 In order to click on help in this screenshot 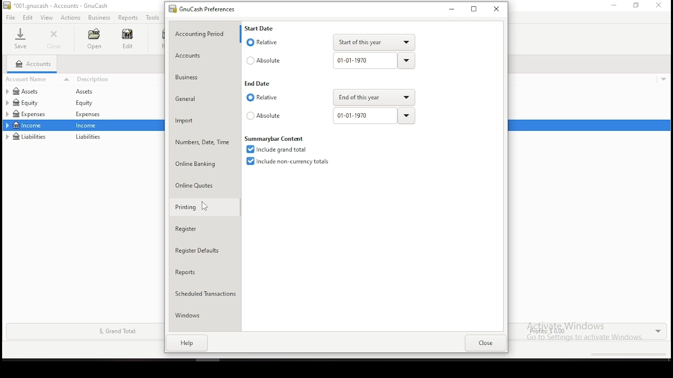, I will do `click(188, 342)`.